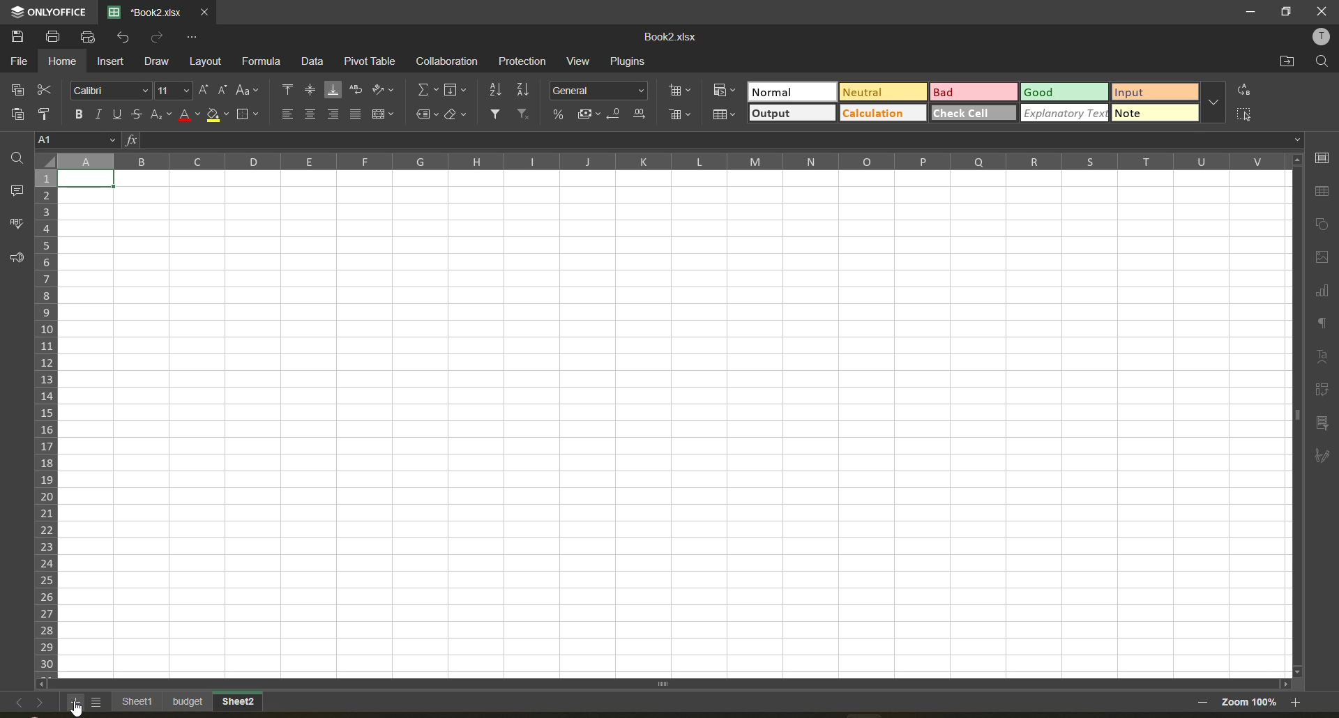 The width and height of the screenshot is (1339, 718). I want to click on close tab, so click(206, 11).